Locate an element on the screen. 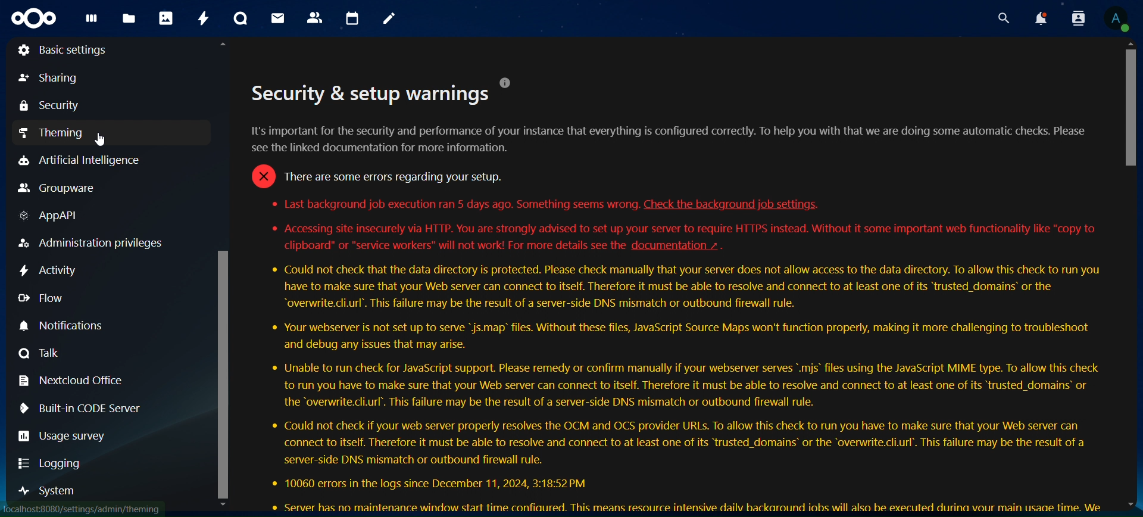  sharing is located at coordinates (51, 78).